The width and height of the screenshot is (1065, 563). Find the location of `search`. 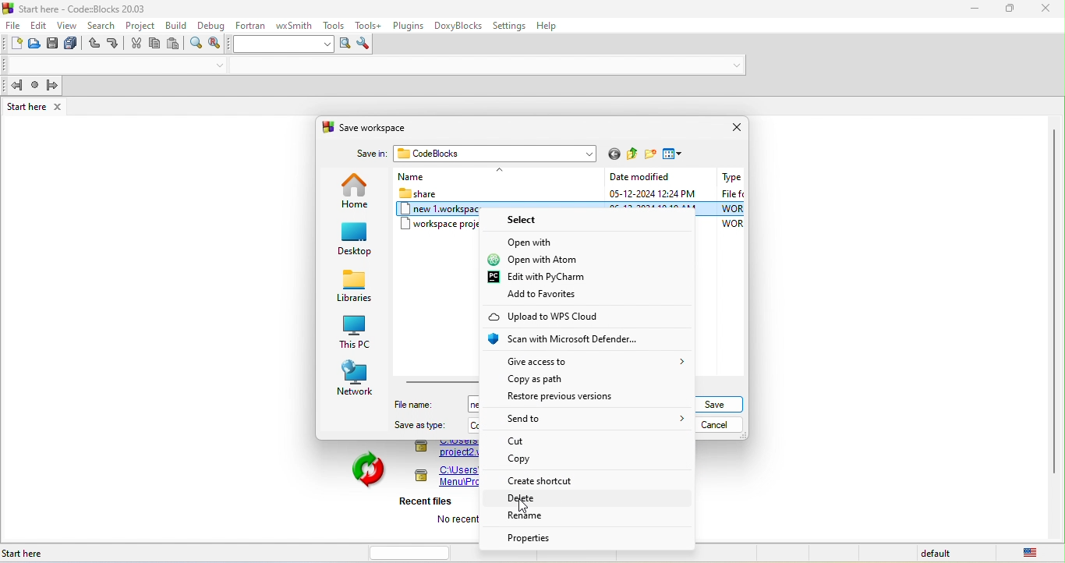

search is located at coordinates (104, 25).